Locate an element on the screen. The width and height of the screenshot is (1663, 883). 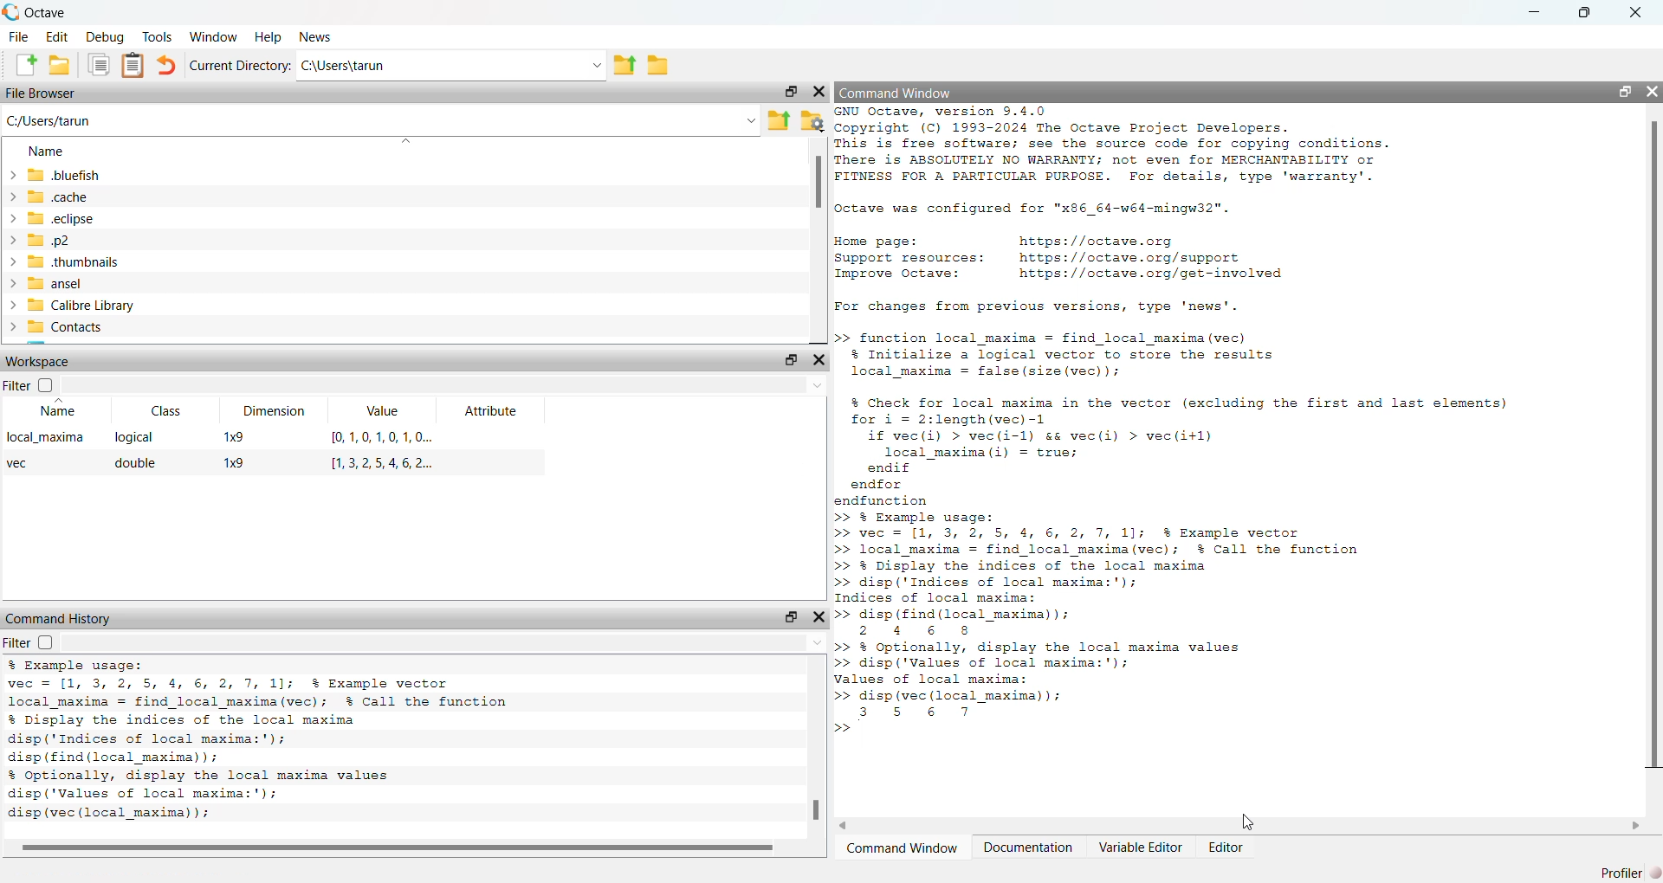
Hide Widget is located at coordinates (818, 360).